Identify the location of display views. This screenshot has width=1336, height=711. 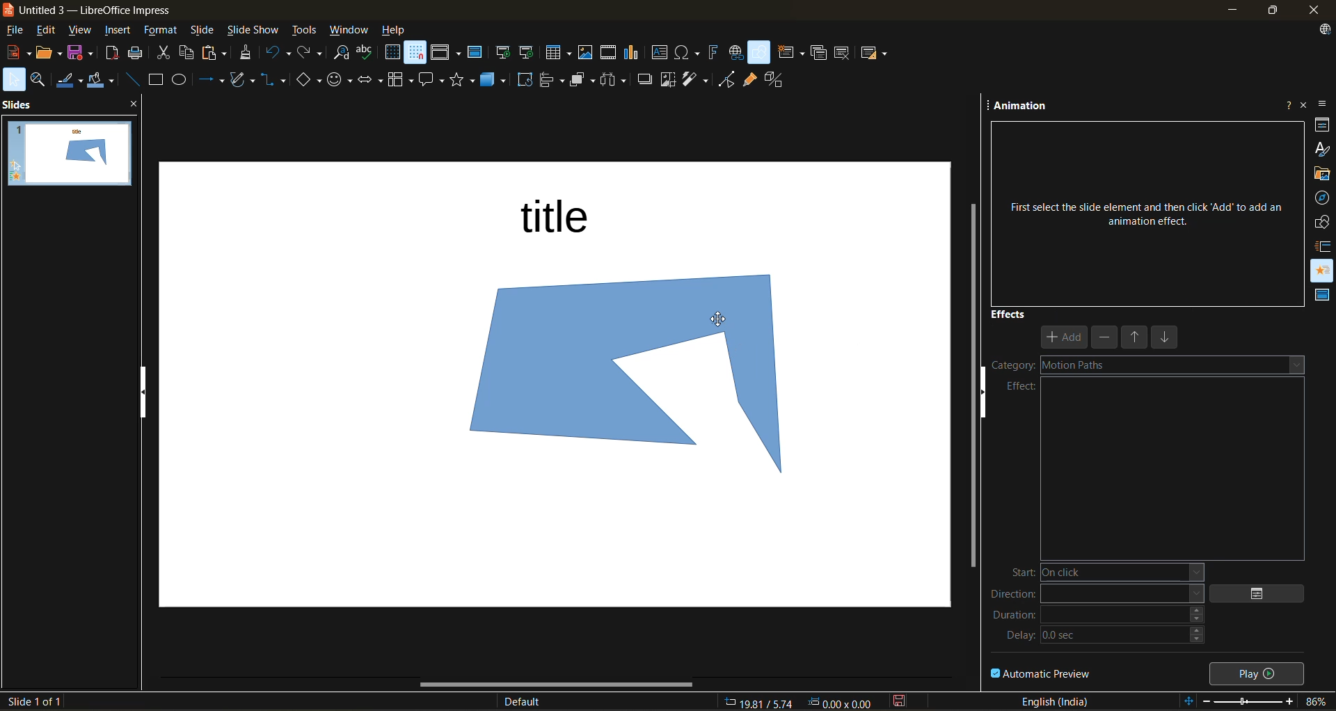
(445, 54).